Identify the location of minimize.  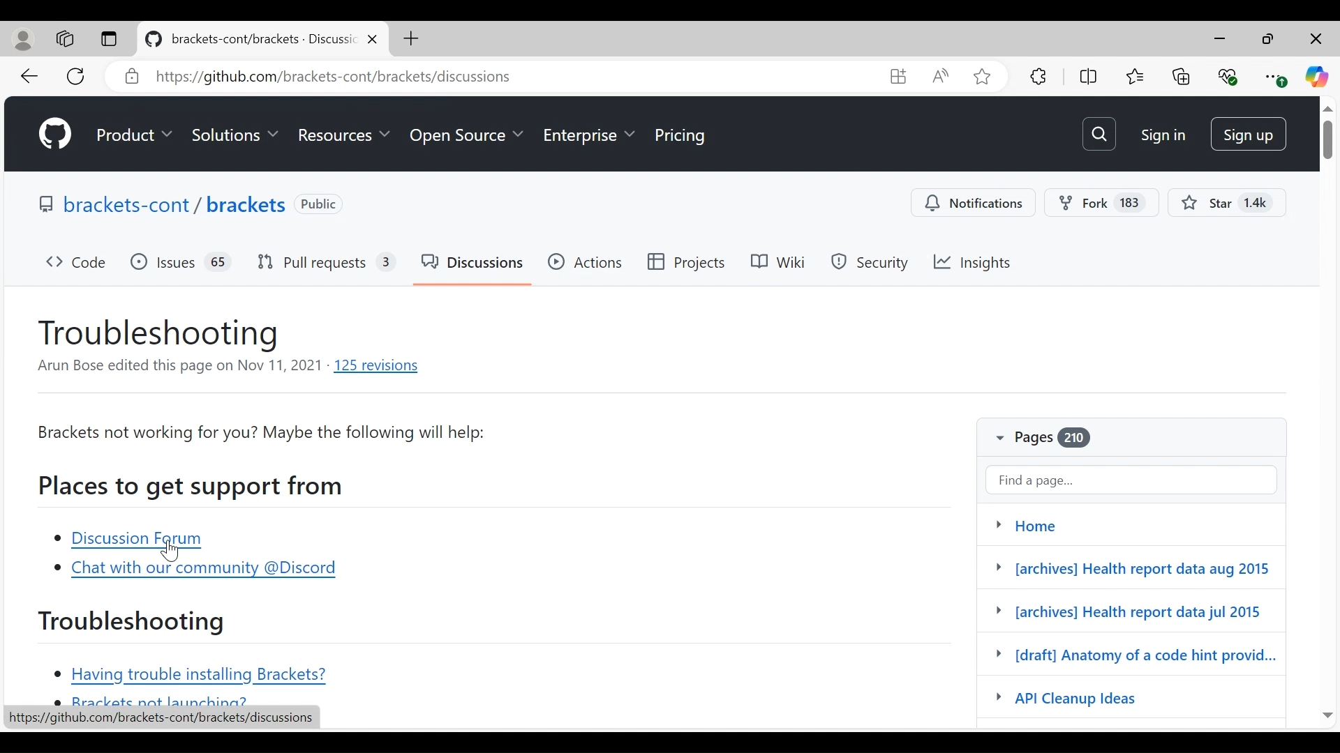
(1270, 40).